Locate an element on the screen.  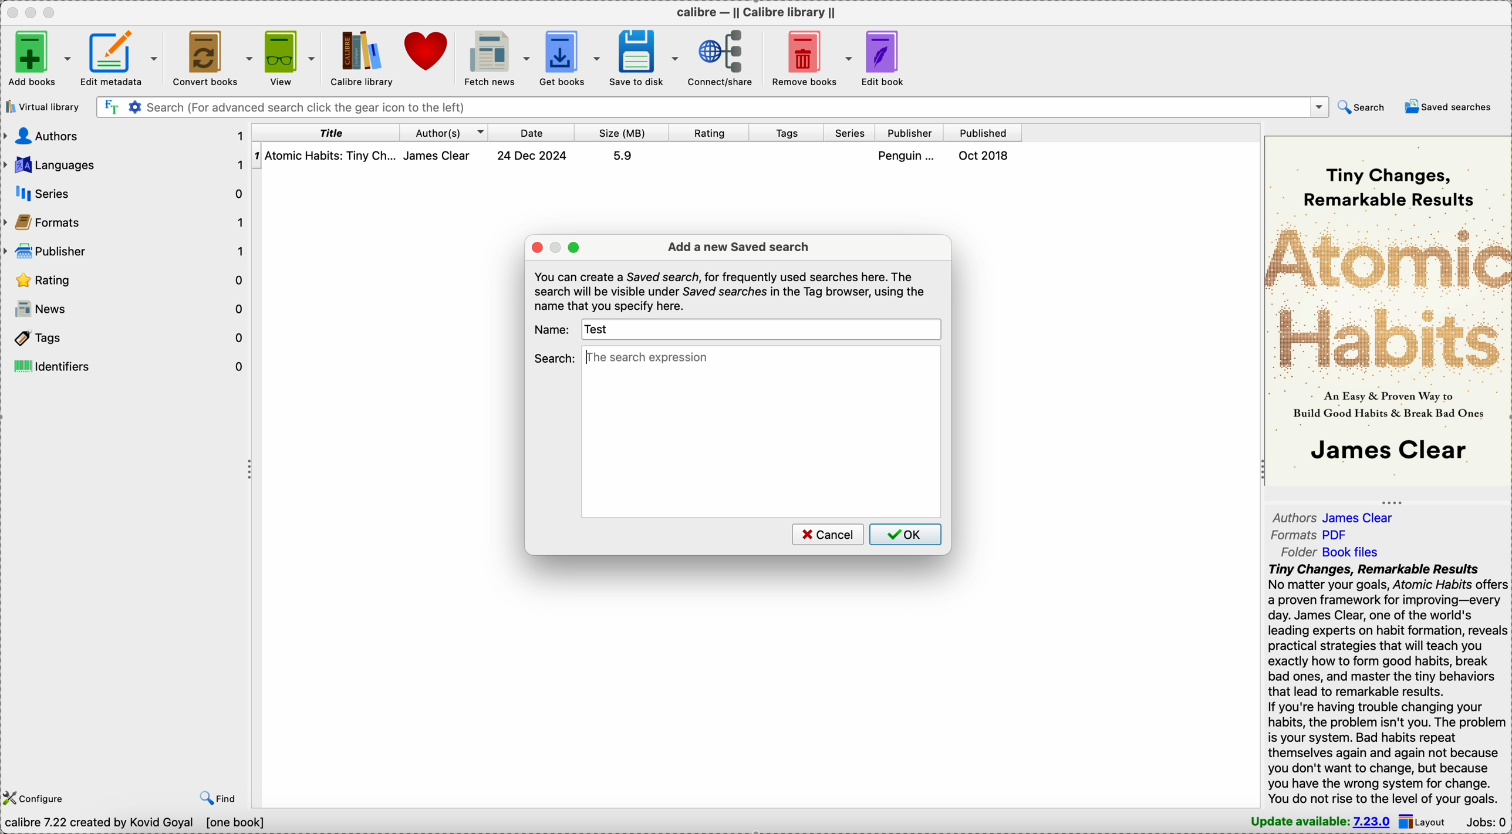
rating is located at coordinates (710, 133).